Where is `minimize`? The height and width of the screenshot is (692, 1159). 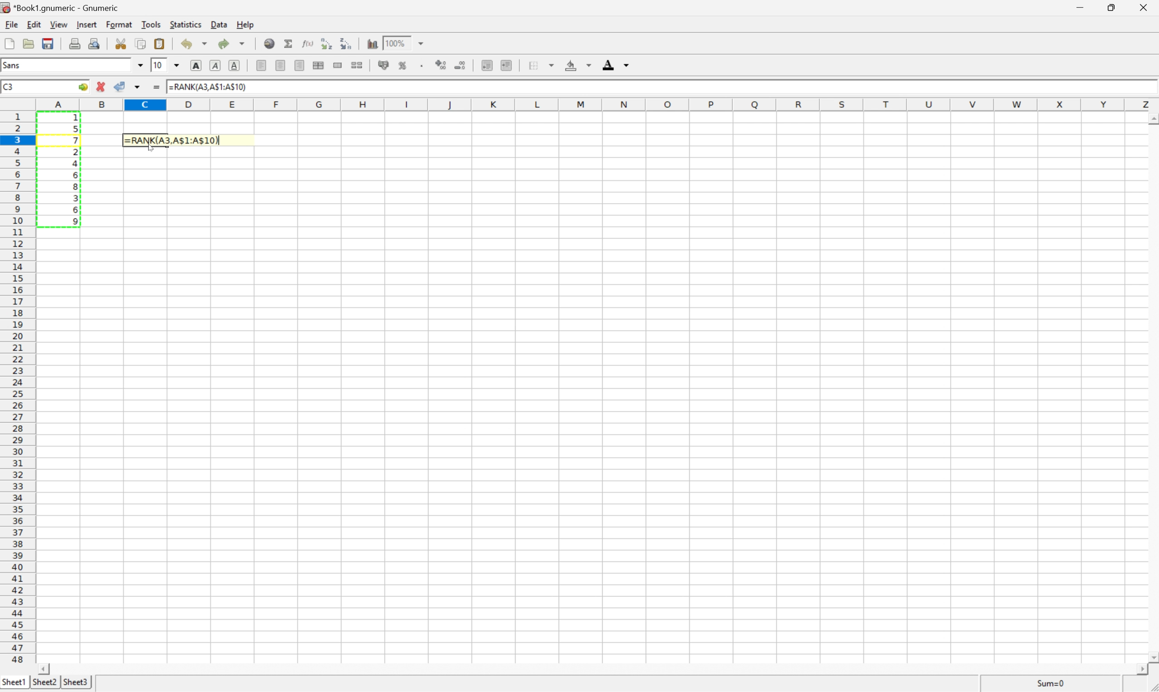 minimize is located at coordinates (1084, 8).